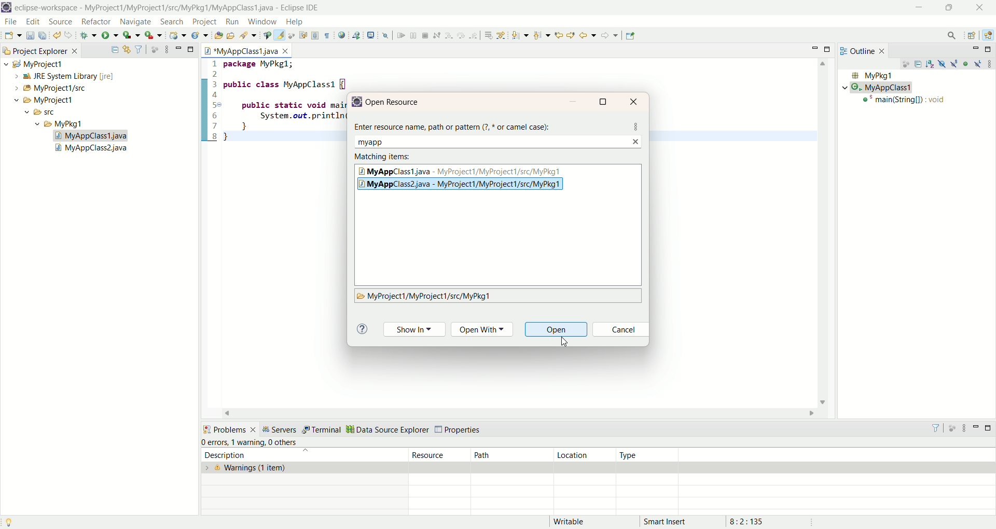 This screenshot has height=529, width=996. I want to click on MyAppClass1.java, so click(92, 136).